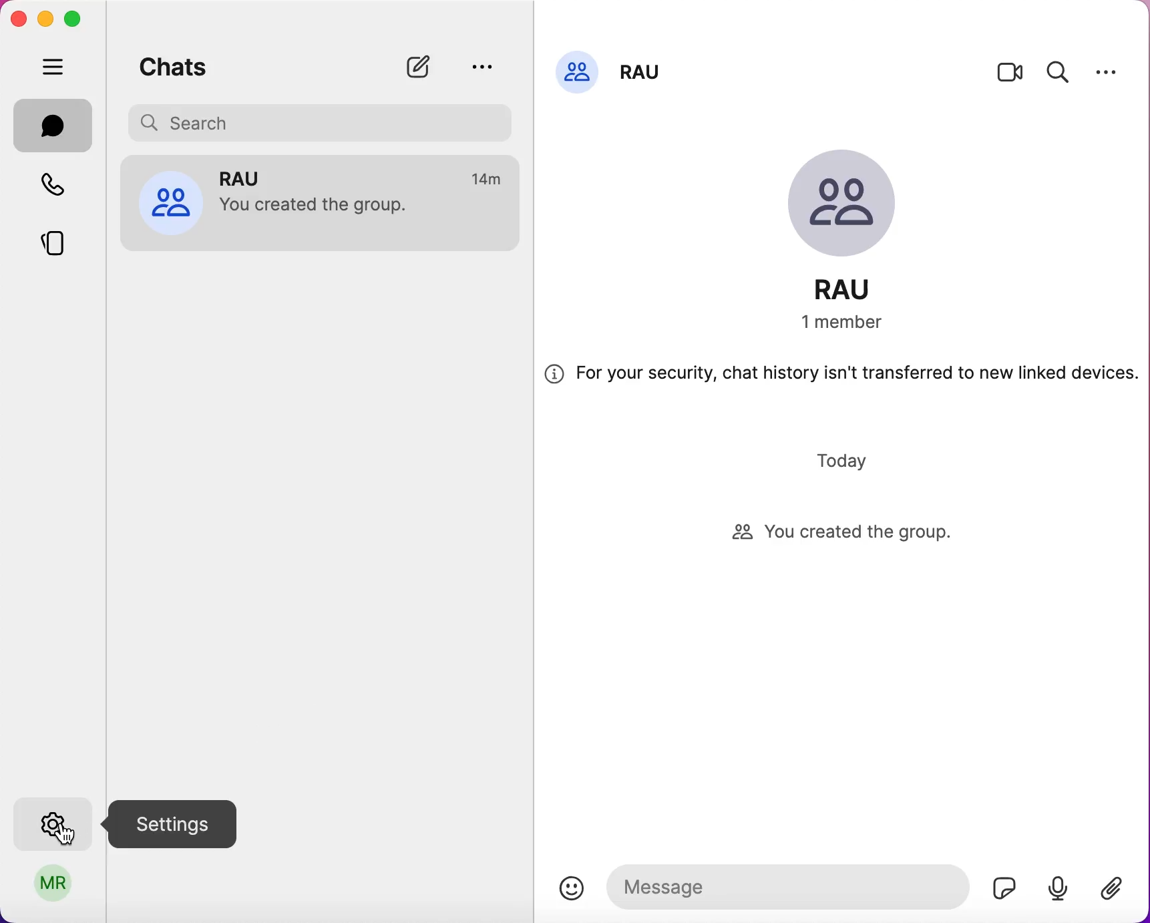 The image size is (1150, 923). I want to click on group, so click(318, 176).